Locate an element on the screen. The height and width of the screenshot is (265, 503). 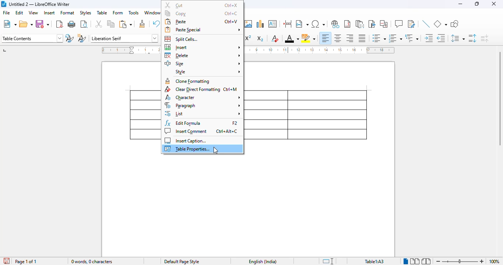
cut is located at coordinates (99, 24).